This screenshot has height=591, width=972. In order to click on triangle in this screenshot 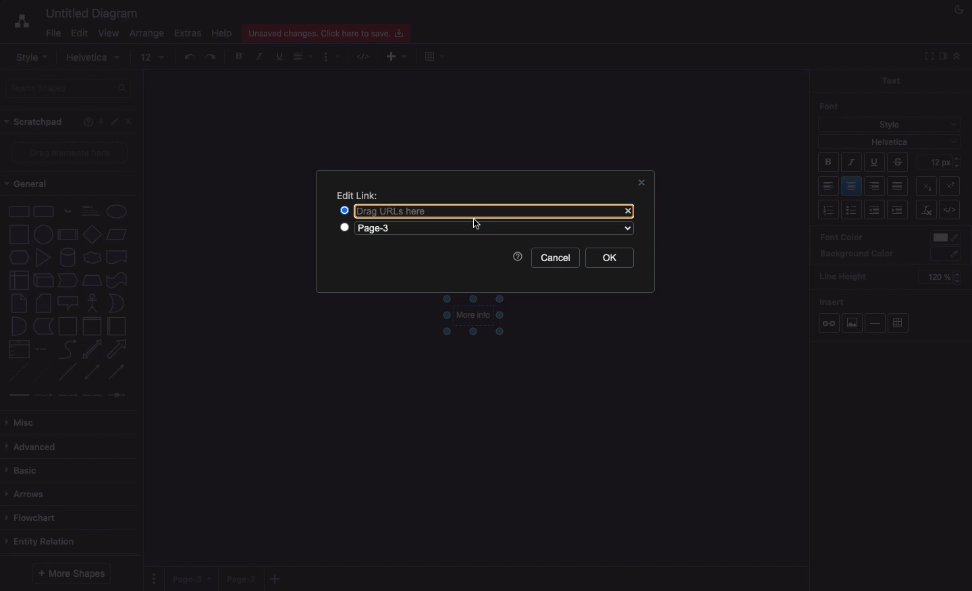, I will do `click(44, 257)`.